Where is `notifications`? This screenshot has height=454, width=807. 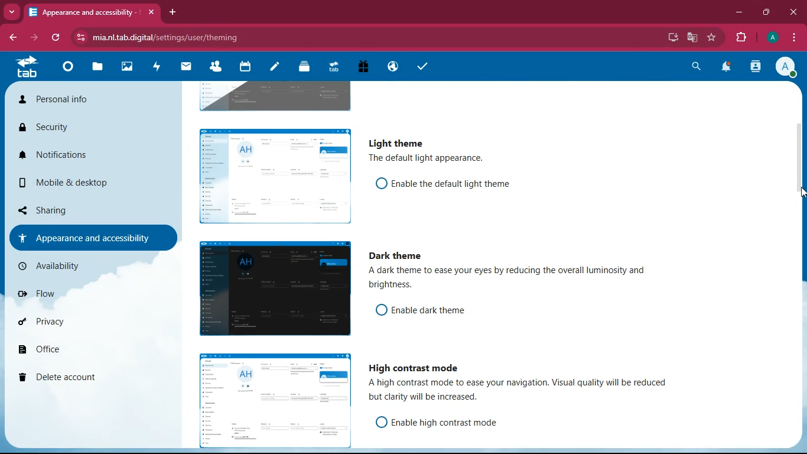 notifications is located at coordinates (729, 68).